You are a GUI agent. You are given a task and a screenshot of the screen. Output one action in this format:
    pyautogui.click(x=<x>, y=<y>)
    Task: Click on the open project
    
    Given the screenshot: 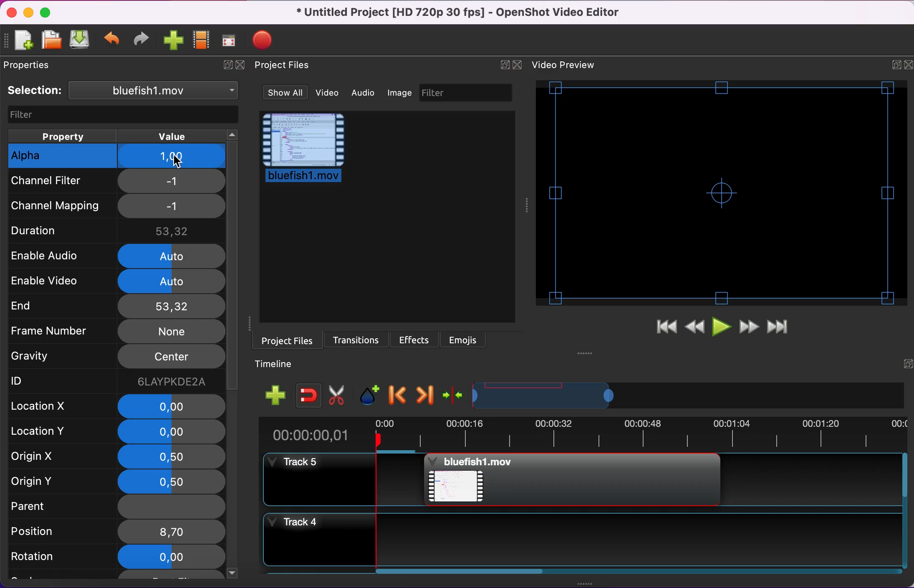 What is the action you would take?
    pyautogui.click(x=51, y=43)
    